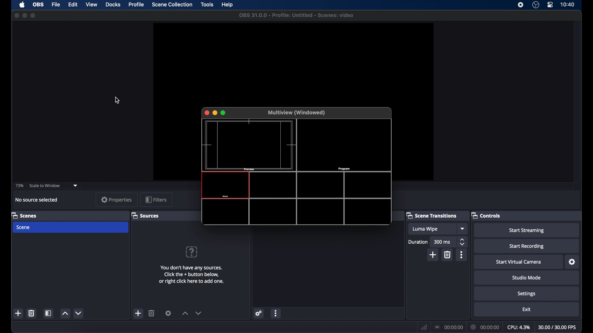 The image size is (593, 333). Describe the element at coordinates (536, 6) in the screenshot. I see `obs studio` at that location.